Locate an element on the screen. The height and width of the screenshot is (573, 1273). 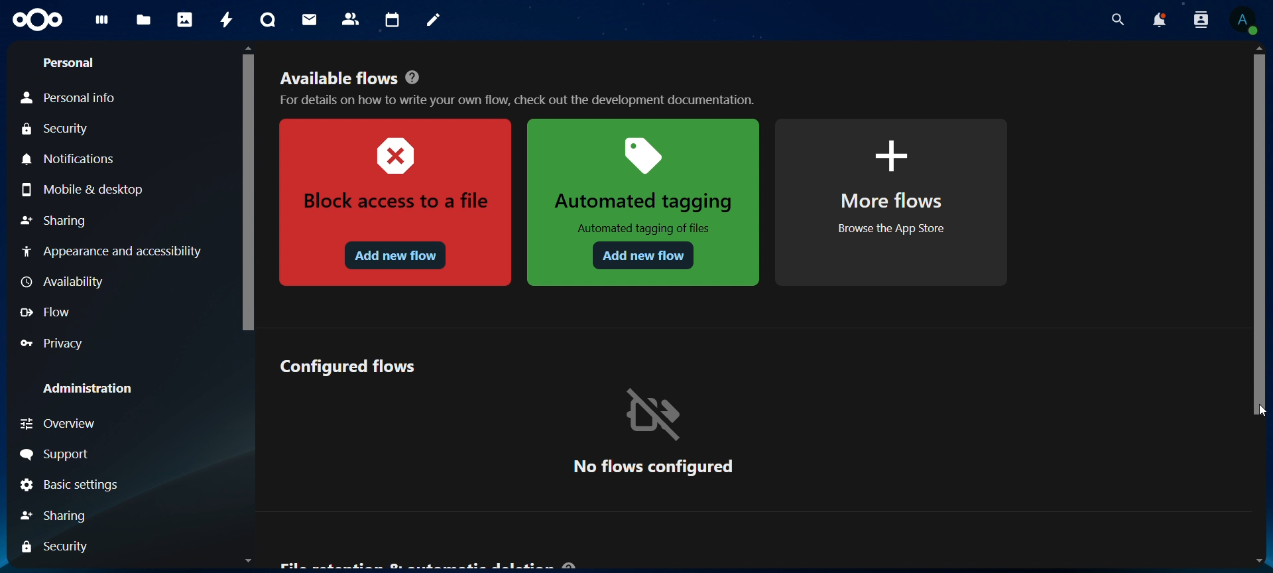
files is located at coordinates (144, 21).